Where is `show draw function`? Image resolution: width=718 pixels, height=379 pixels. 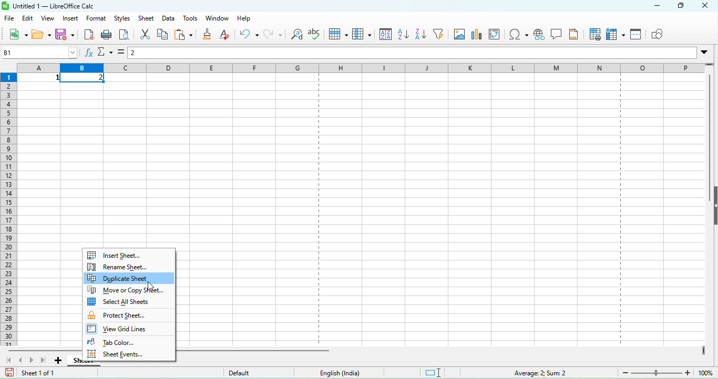 show draw function is located at coordinates (661, 34).